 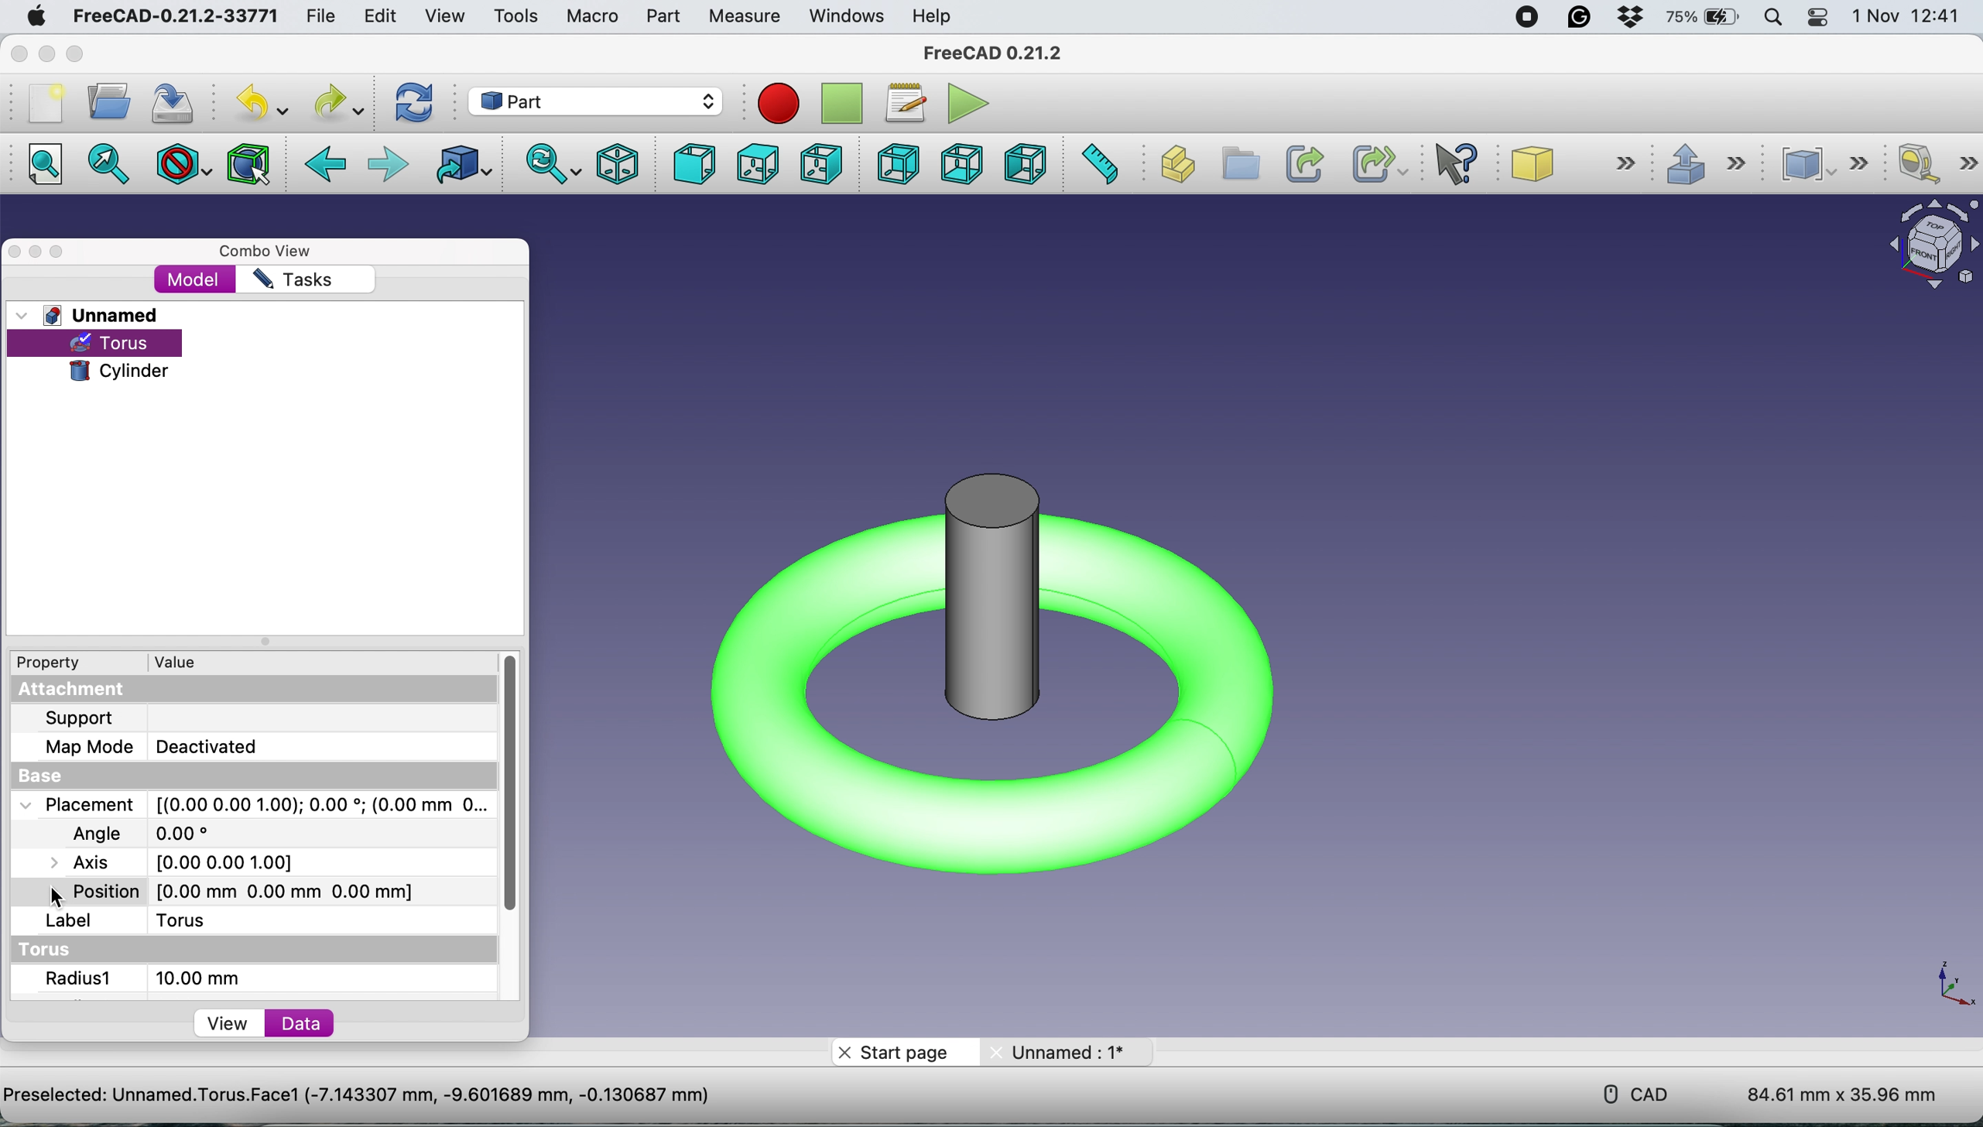 I want to click on Cylinder inside torus, so click(x=993, y=688).